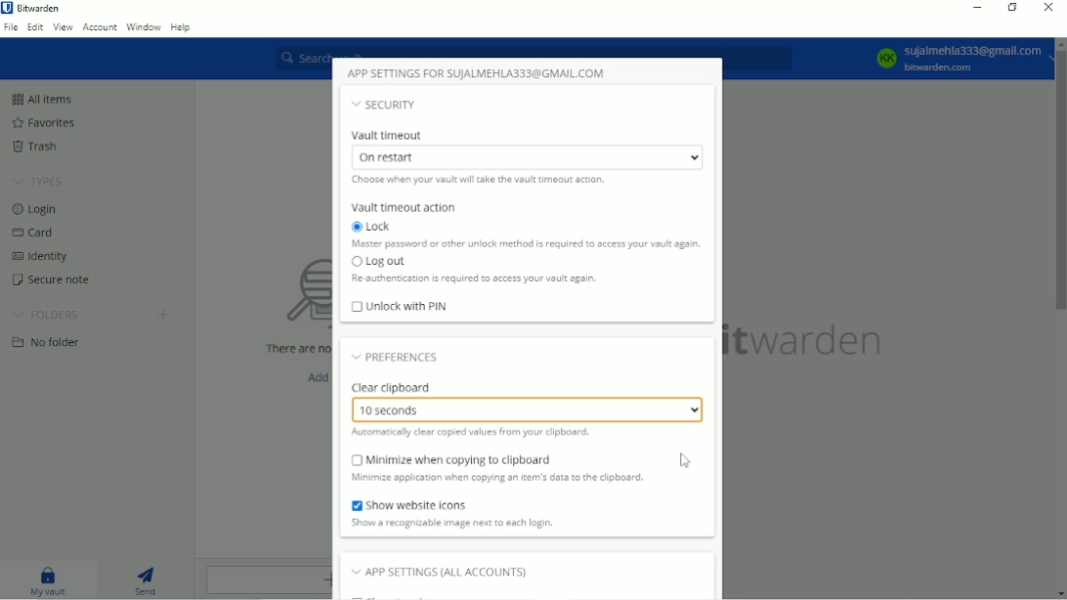  What do you see at coordinates (43, 257) in the screenshot?
I see `Identity` at bounding box center [43, 257].